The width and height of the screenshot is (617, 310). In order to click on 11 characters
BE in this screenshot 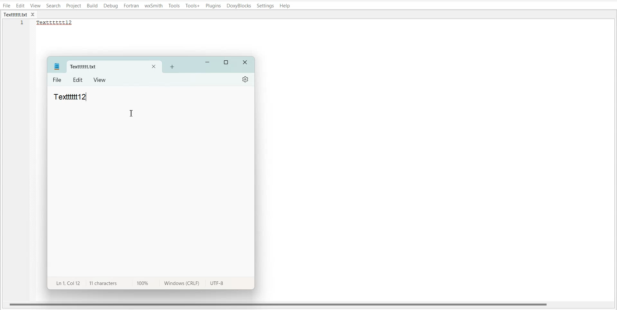, I will do `click(103, 283)`.